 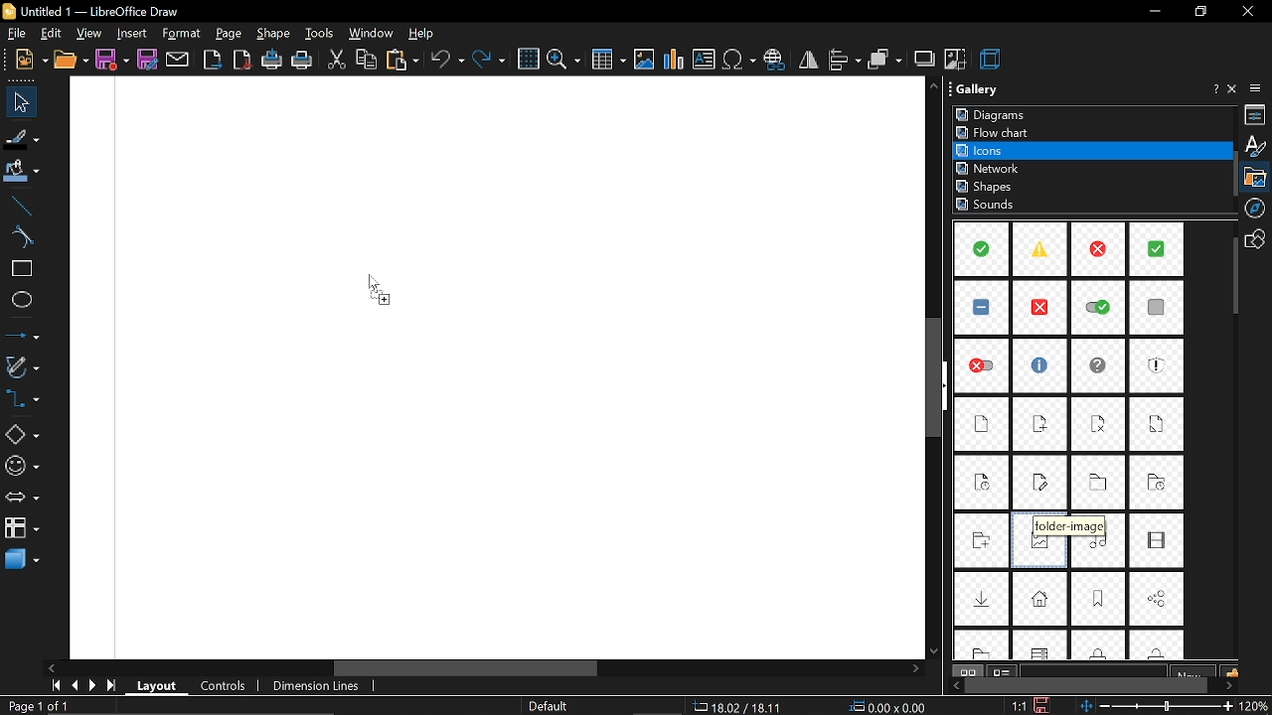 I want to click on 18.02/18.11, so click(x=741, y=707).